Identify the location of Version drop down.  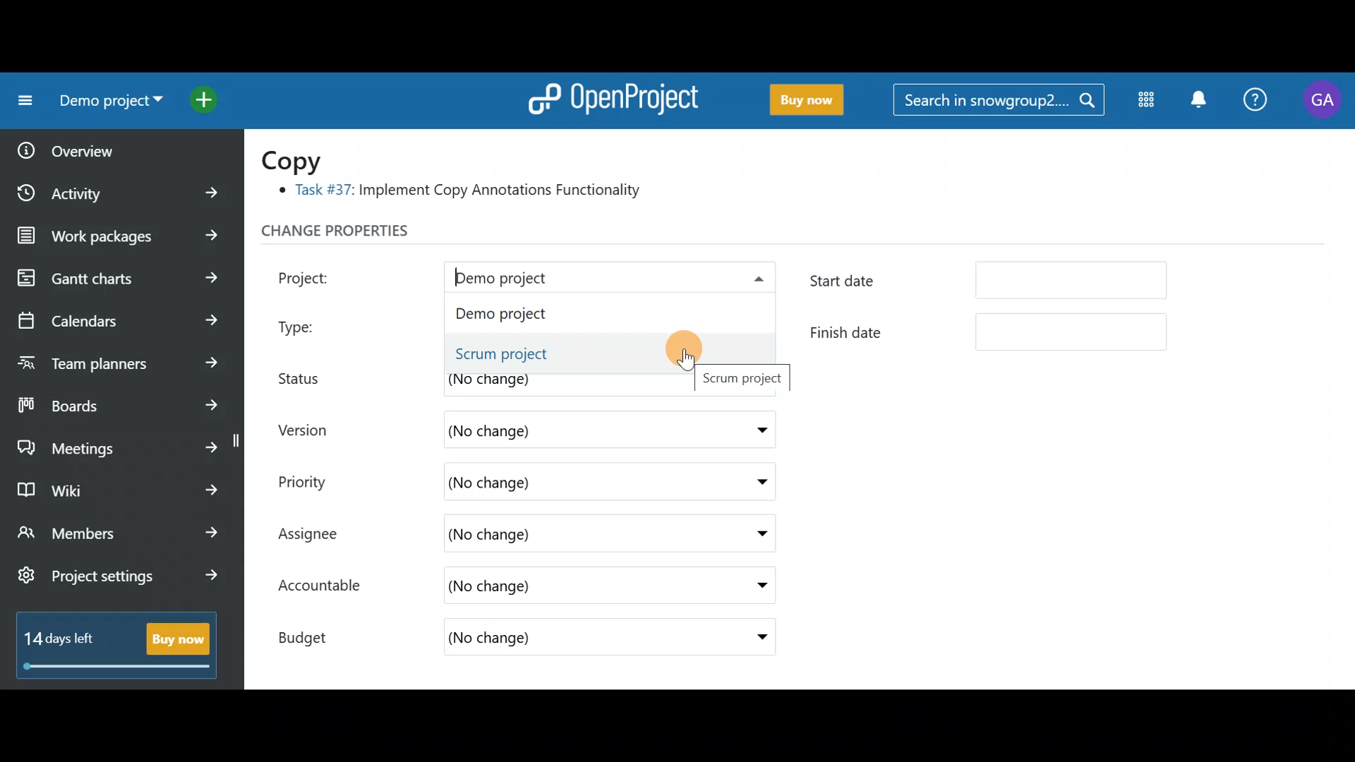
(755, 429).